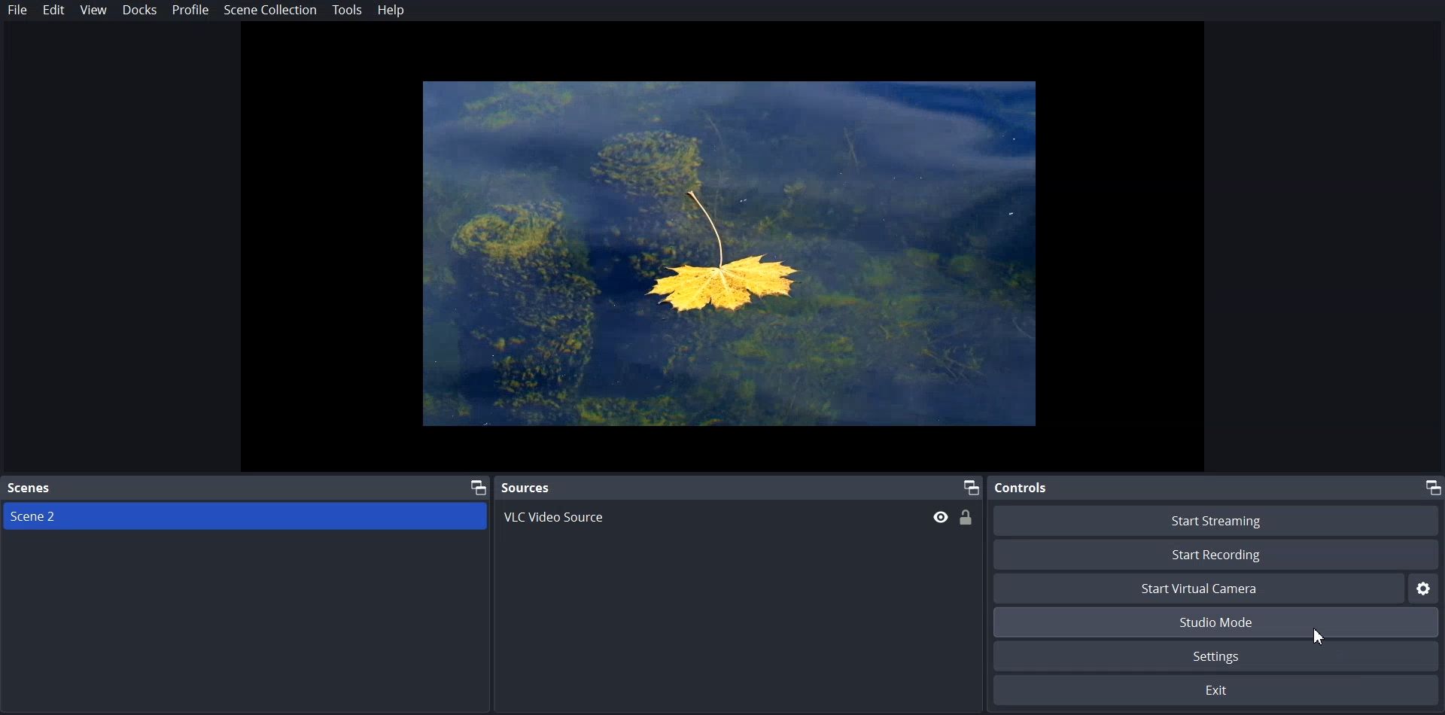 This screenshot has height=715, width=1445. Describe the element at coordinates (1021, 488) in the screenshot. I see `Controls` at that location.